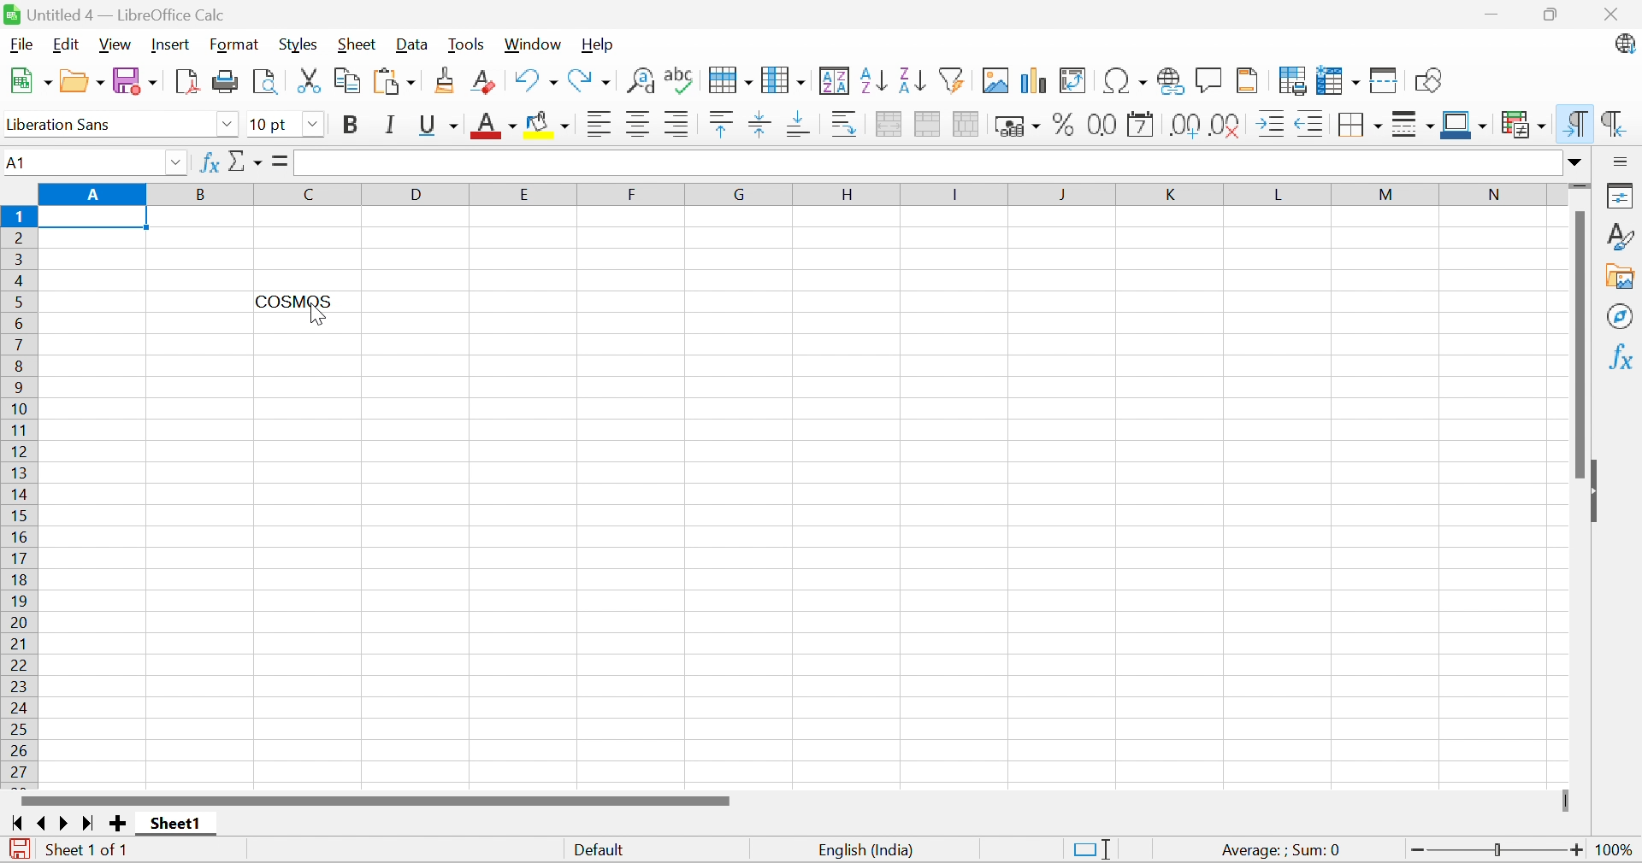 This screenshot has height=863, width=1642. I want to click on Scroll To First Sheet, so click(16, 822).